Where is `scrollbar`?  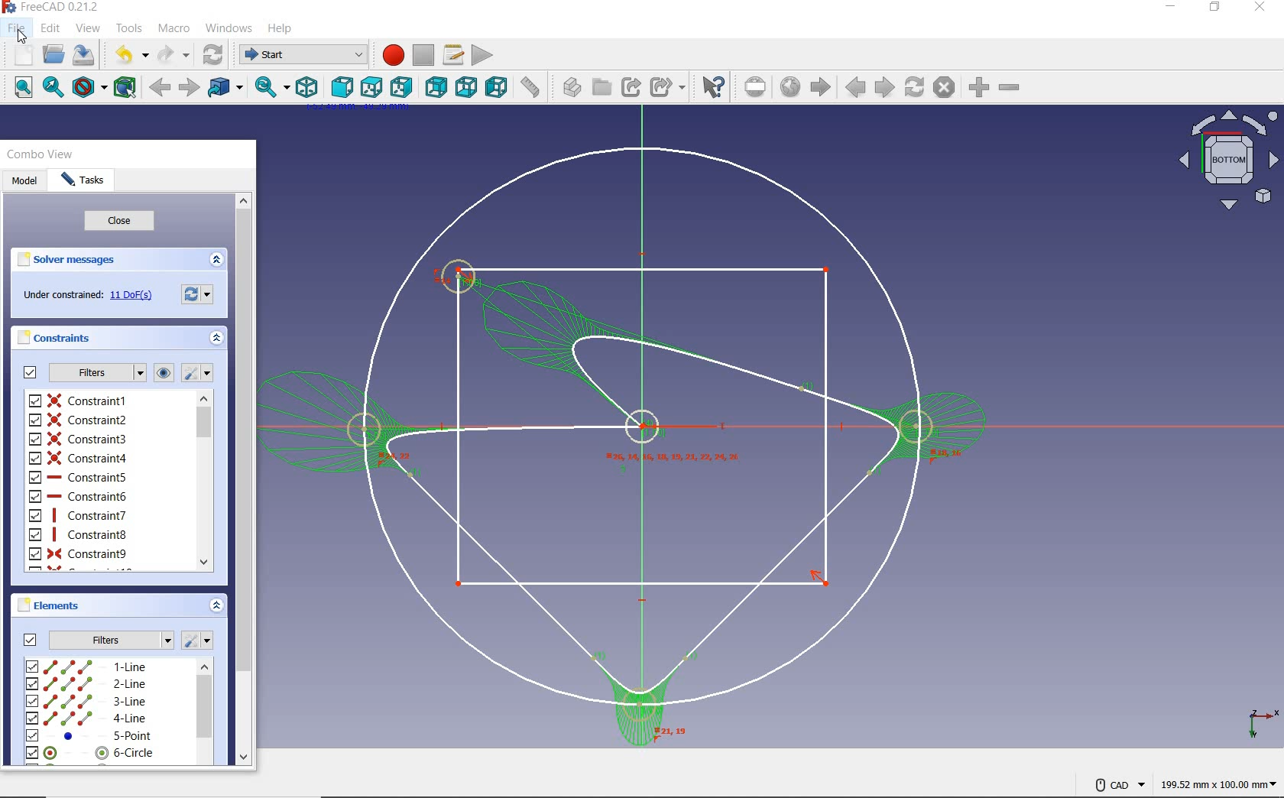 scrollbar is located at coordinates (204, 480).